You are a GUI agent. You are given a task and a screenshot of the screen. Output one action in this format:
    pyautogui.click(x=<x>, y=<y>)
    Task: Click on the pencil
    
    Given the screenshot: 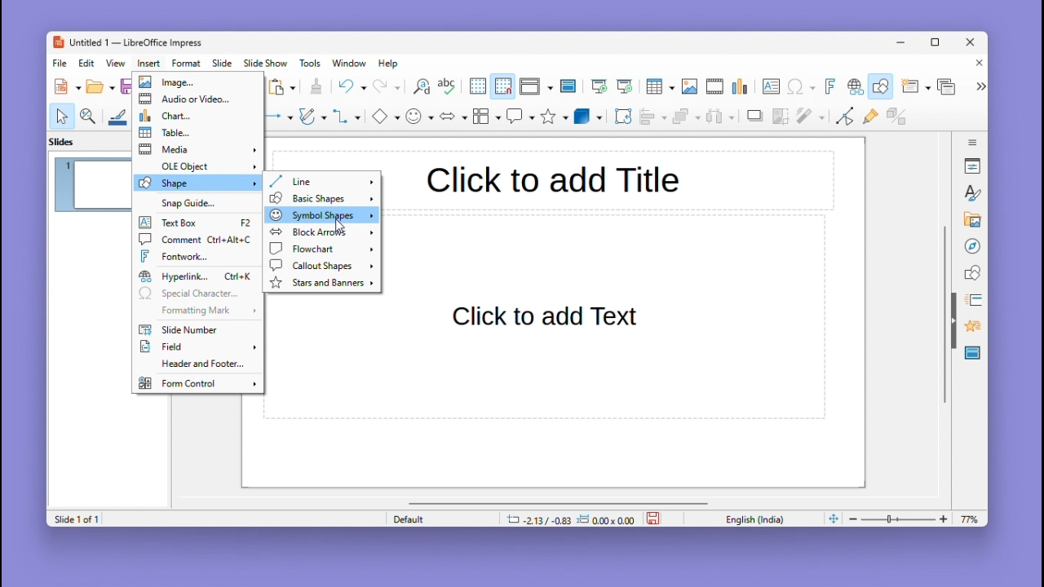 What is the action you would take?
    pyautogui.click(x=312, y=118)
    